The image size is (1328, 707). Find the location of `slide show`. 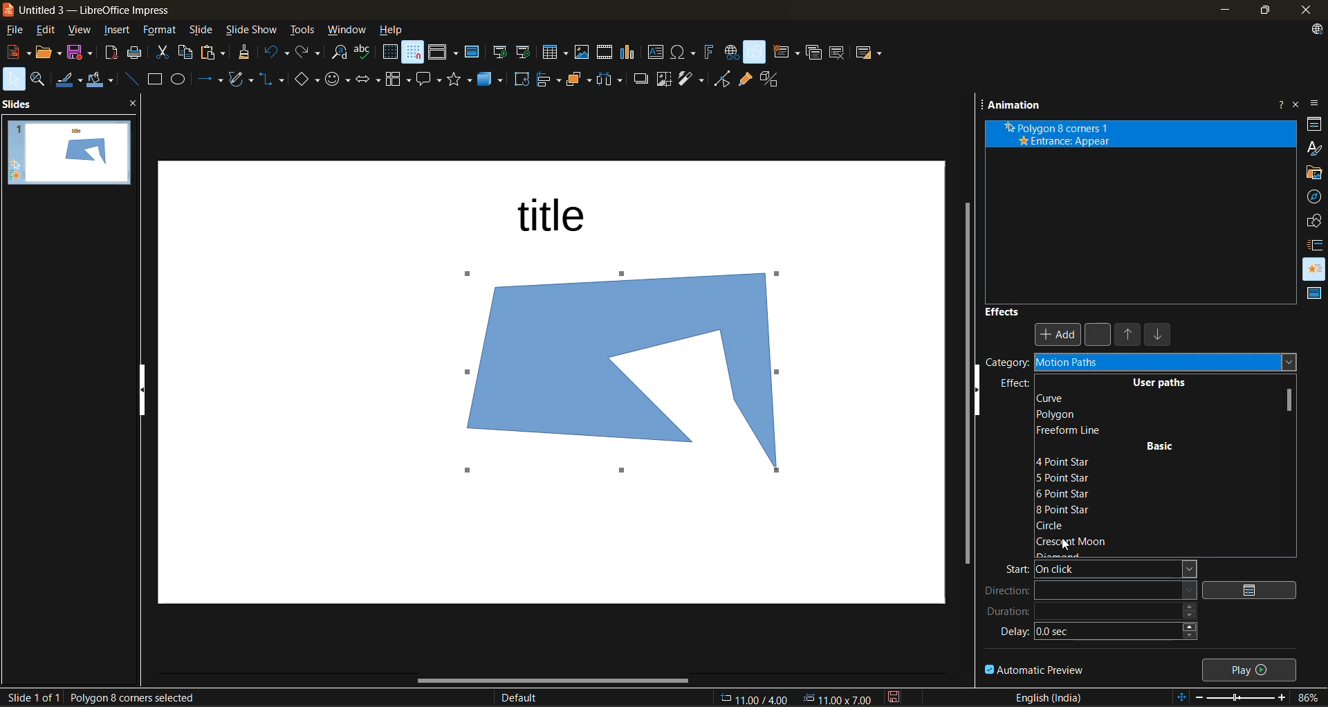

slide show is located at coordinates (251, 31).